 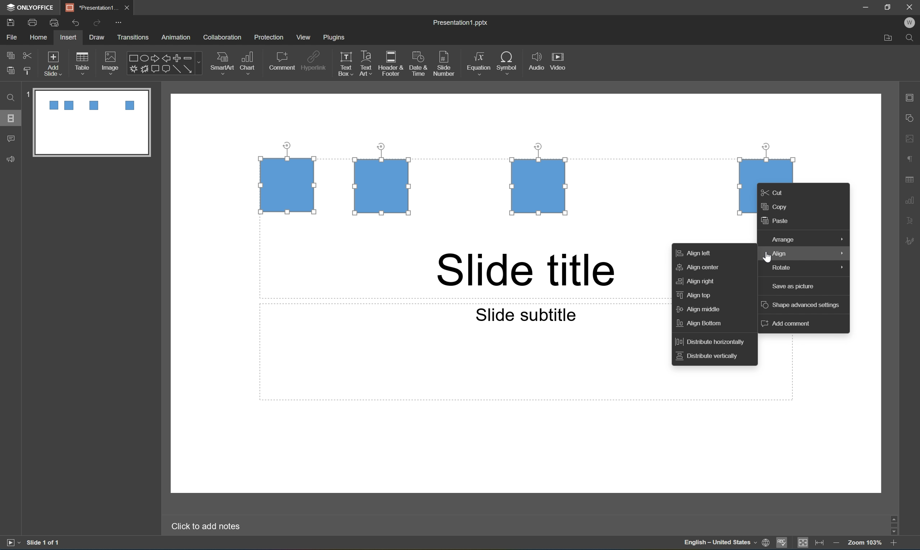 I want to click on minimize, so click(x=865, y=6).